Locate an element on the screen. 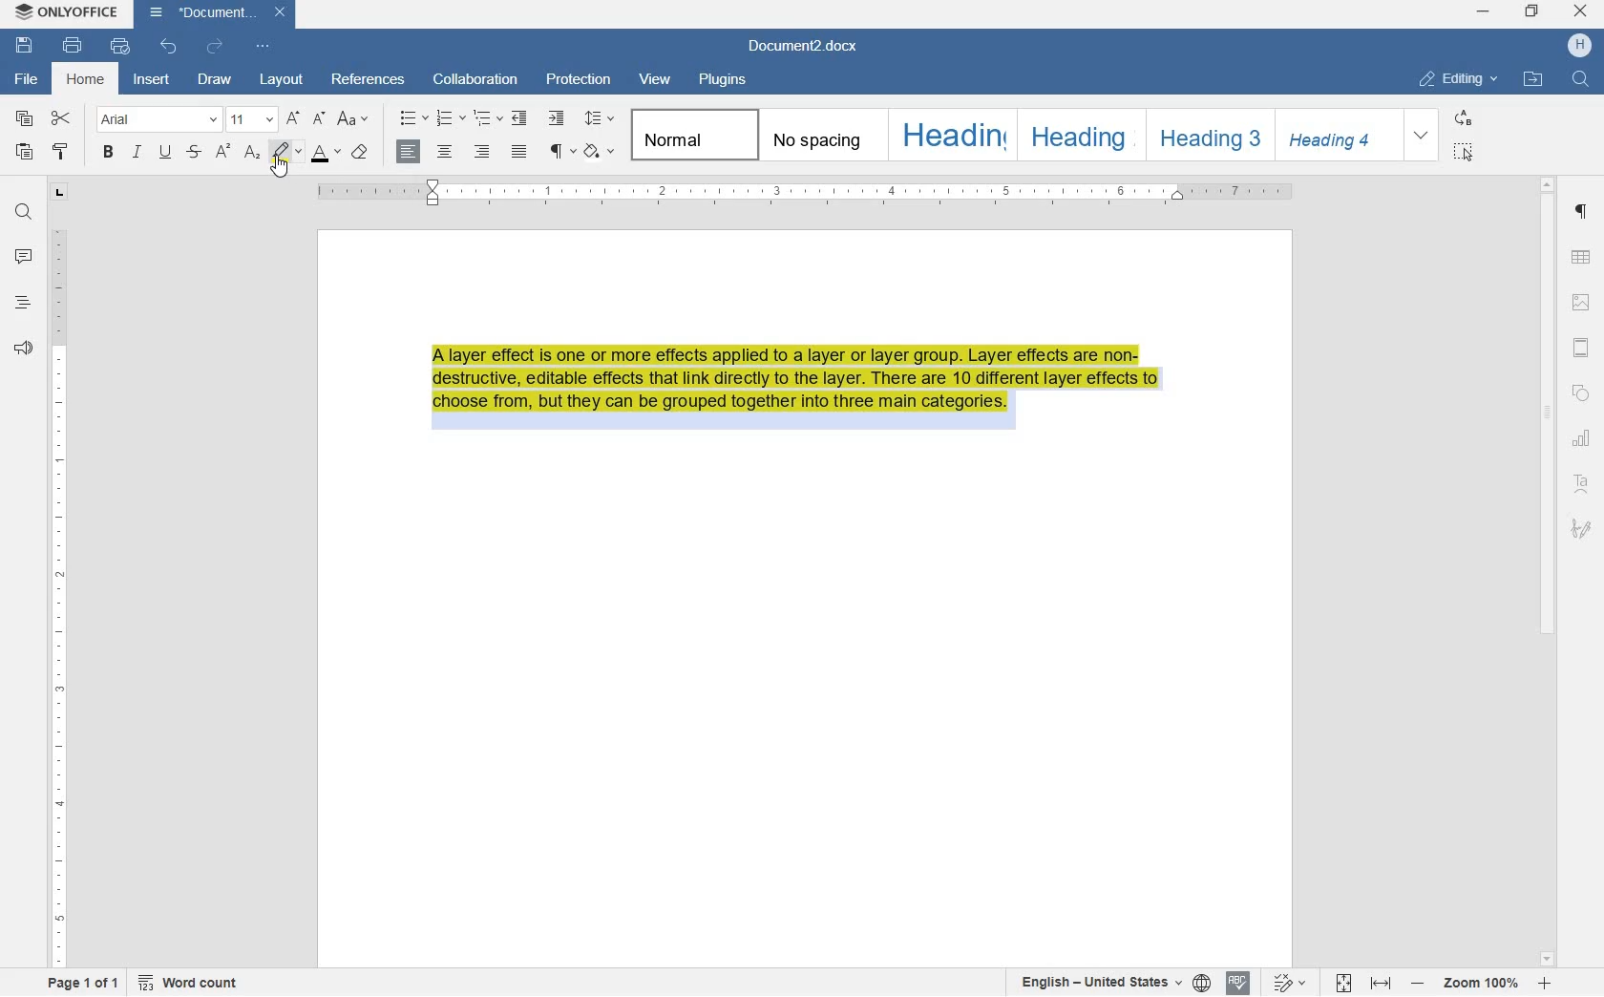  MINIMIZE is located at coordinates (1485, 12).